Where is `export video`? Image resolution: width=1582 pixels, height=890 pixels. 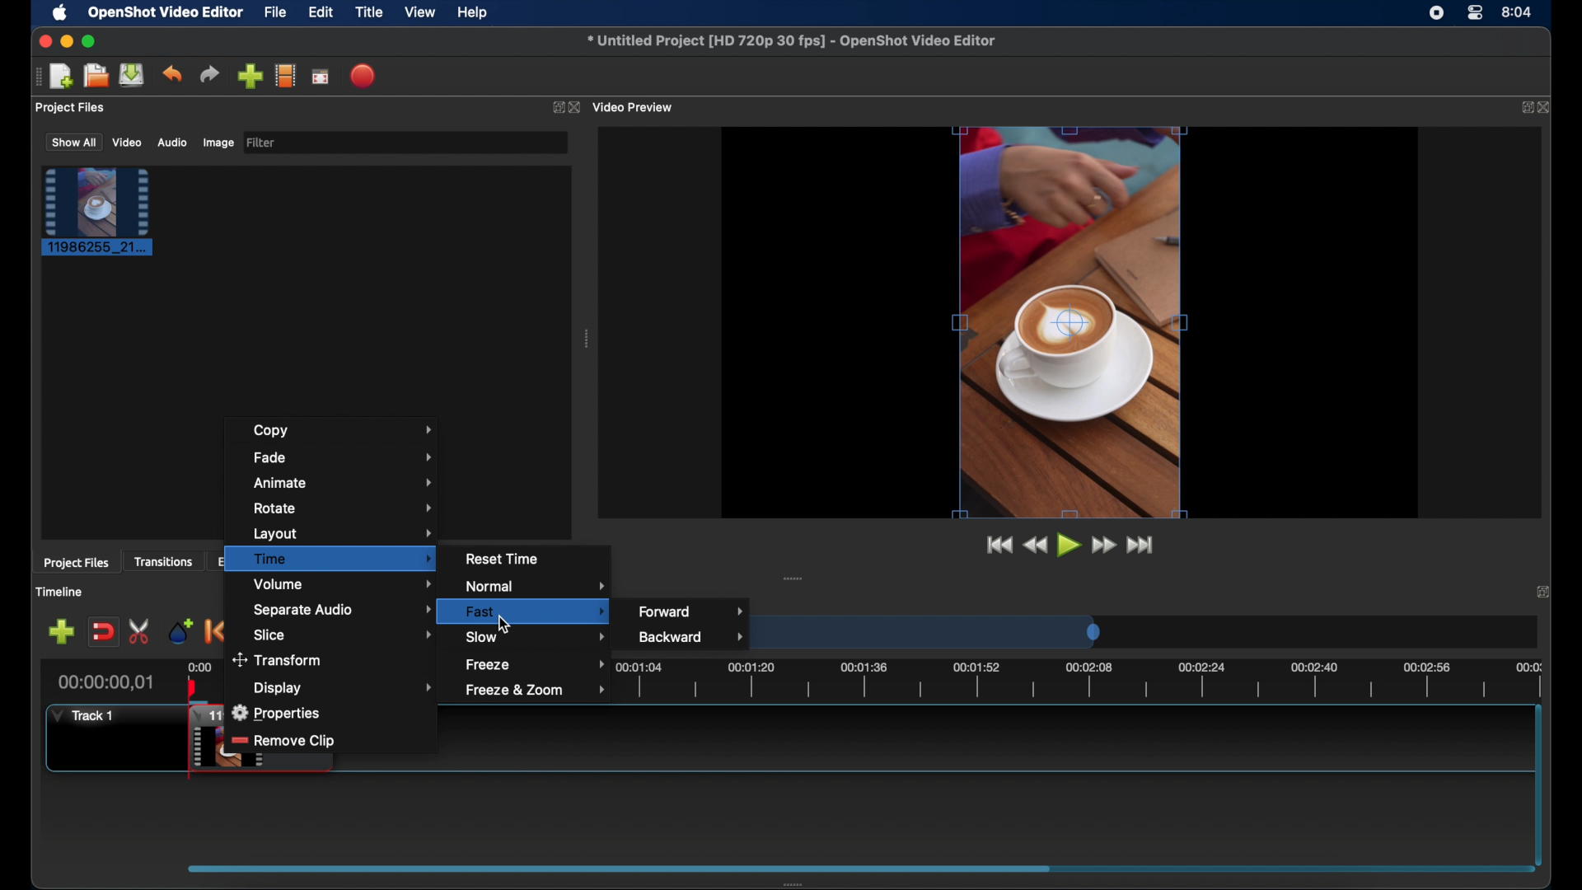
export video is located at coordinates (364, 76).